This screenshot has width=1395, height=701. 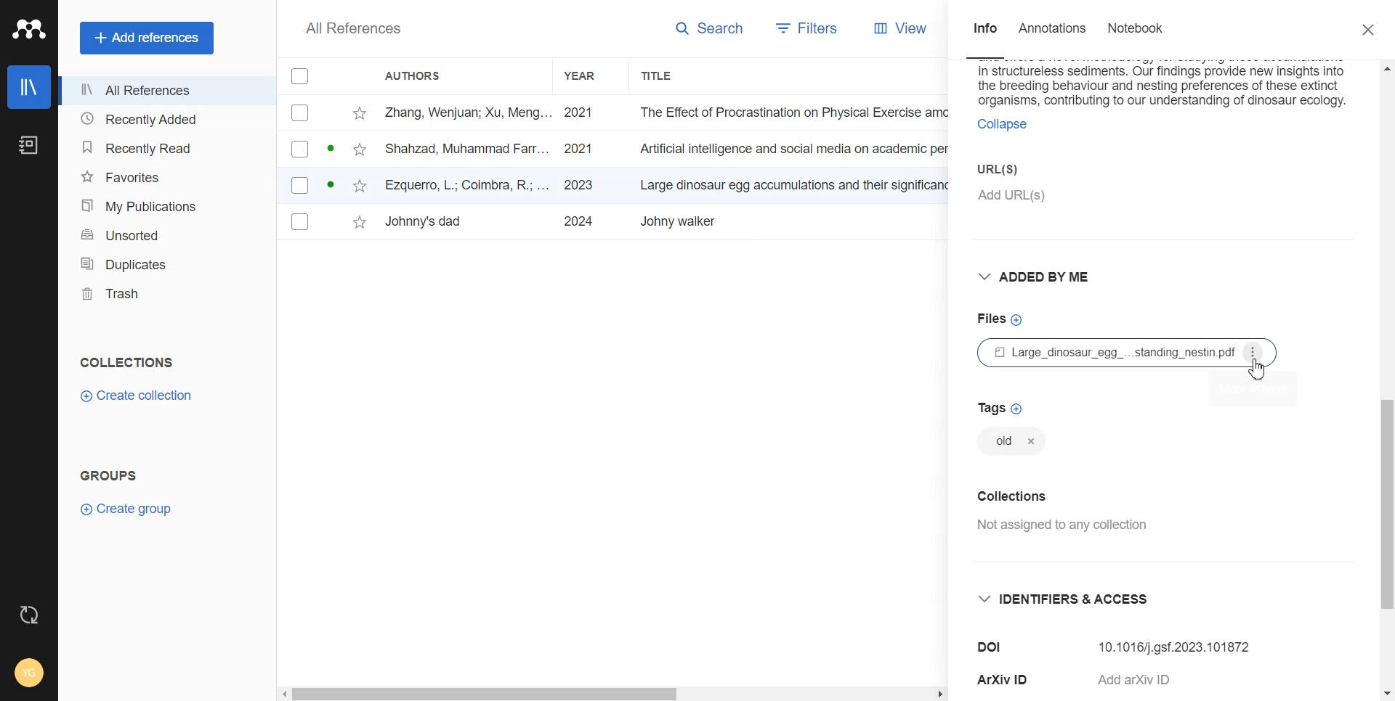 What do you see at coordinates (108, 475) in the screenshot?
I see `Groups` at bounding box center [108, 475].